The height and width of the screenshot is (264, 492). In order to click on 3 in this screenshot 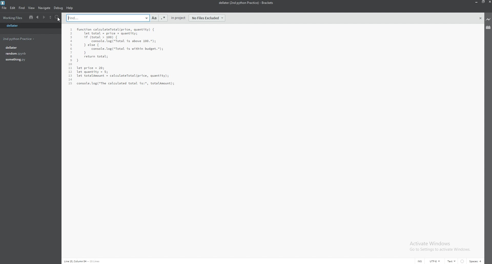, I will do `click(71, 37)`.